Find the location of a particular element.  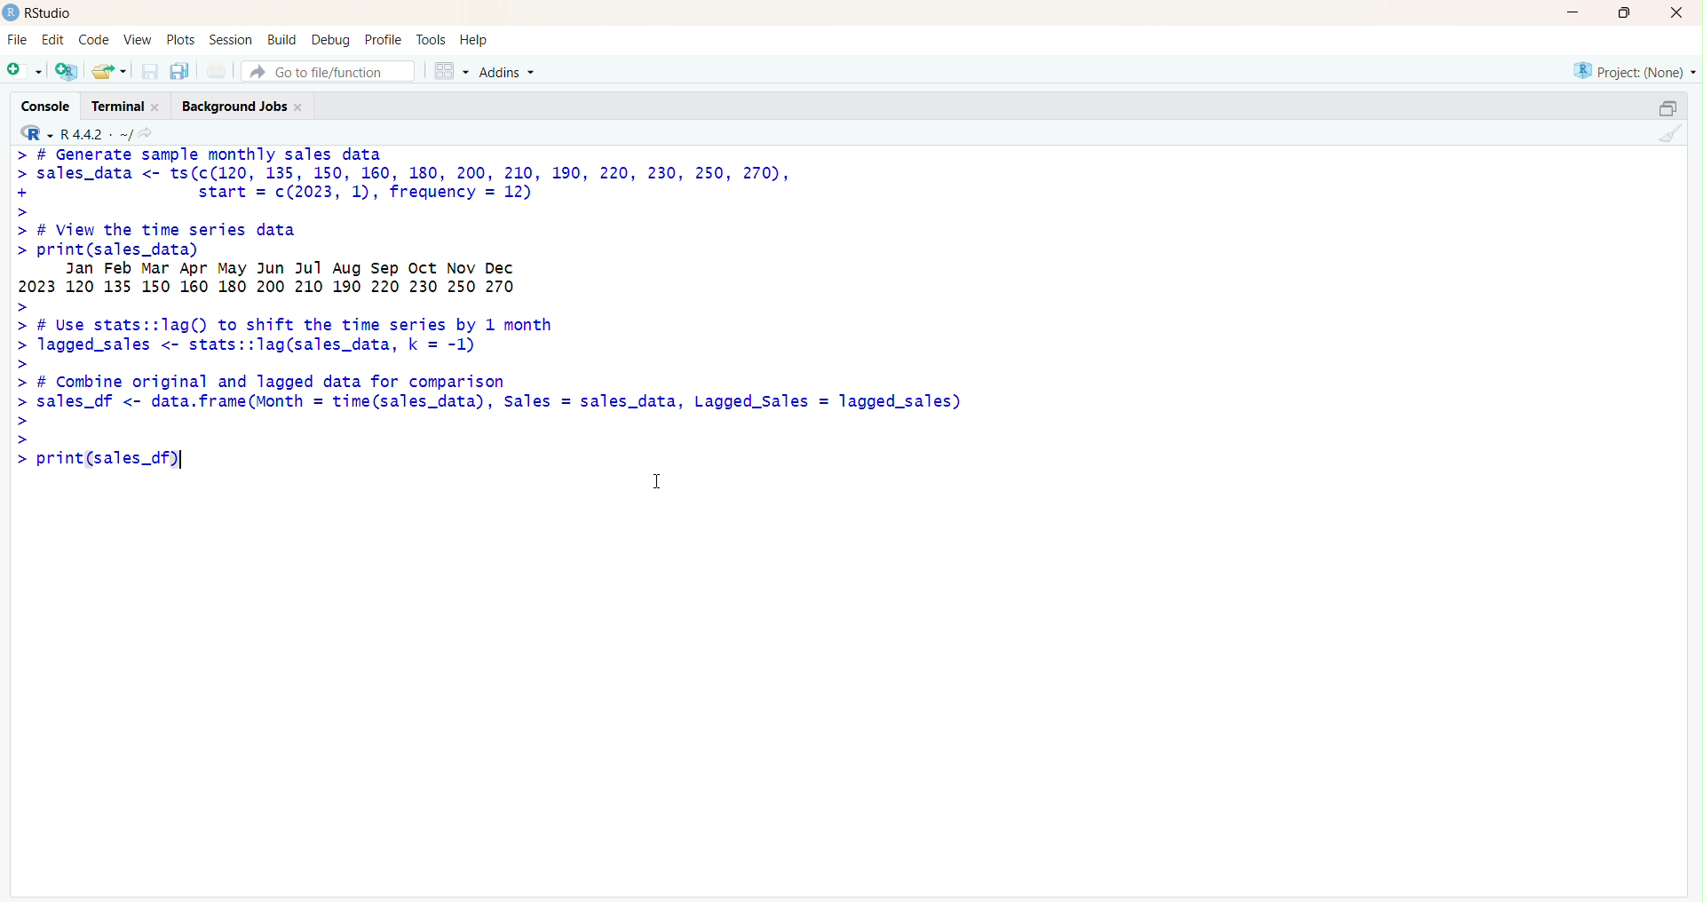

R 4.4.2 is located at coordinates (76, 134).